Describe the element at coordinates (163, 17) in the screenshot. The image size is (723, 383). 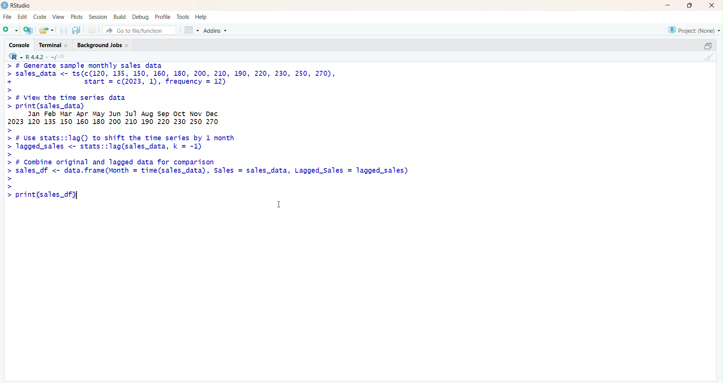
I see `profile` at that location.